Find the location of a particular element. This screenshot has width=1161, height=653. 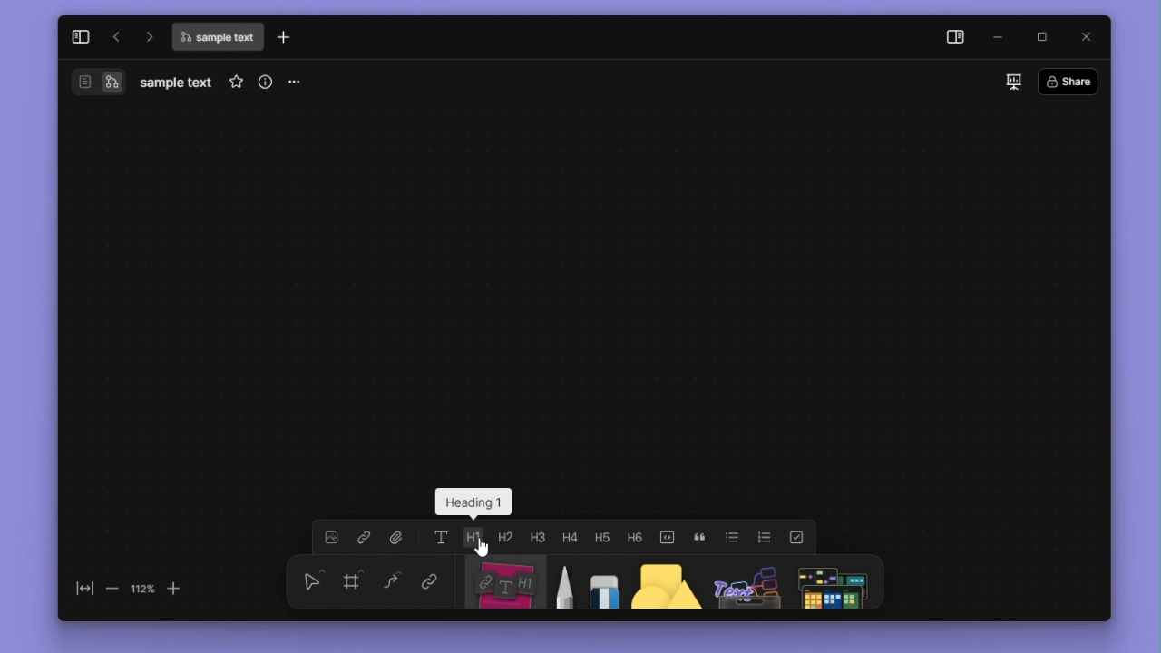

Heading 3 is located at coordinates (537, 537).